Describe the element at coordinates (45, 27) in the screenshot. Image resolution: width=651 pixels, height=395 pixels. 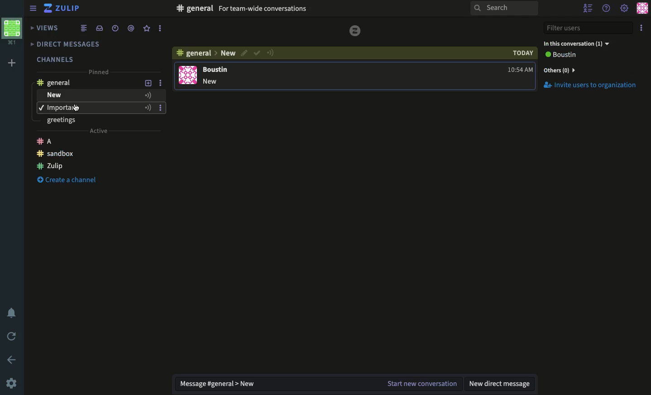
I see `Views` at that location.